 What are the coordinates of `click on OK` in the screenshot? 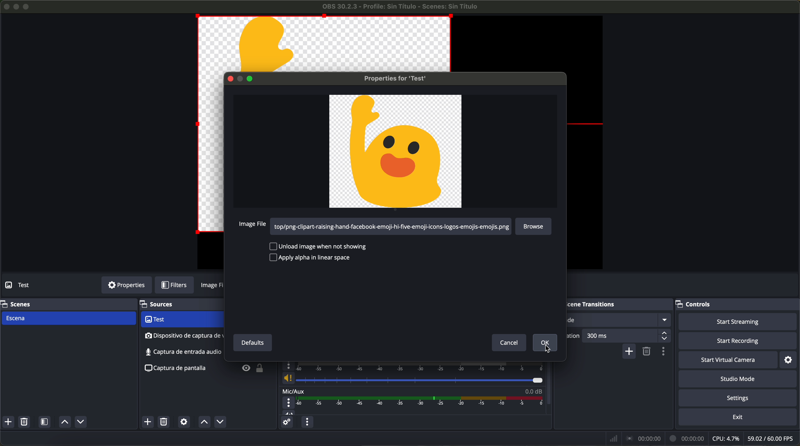 It's located at (545, 344).